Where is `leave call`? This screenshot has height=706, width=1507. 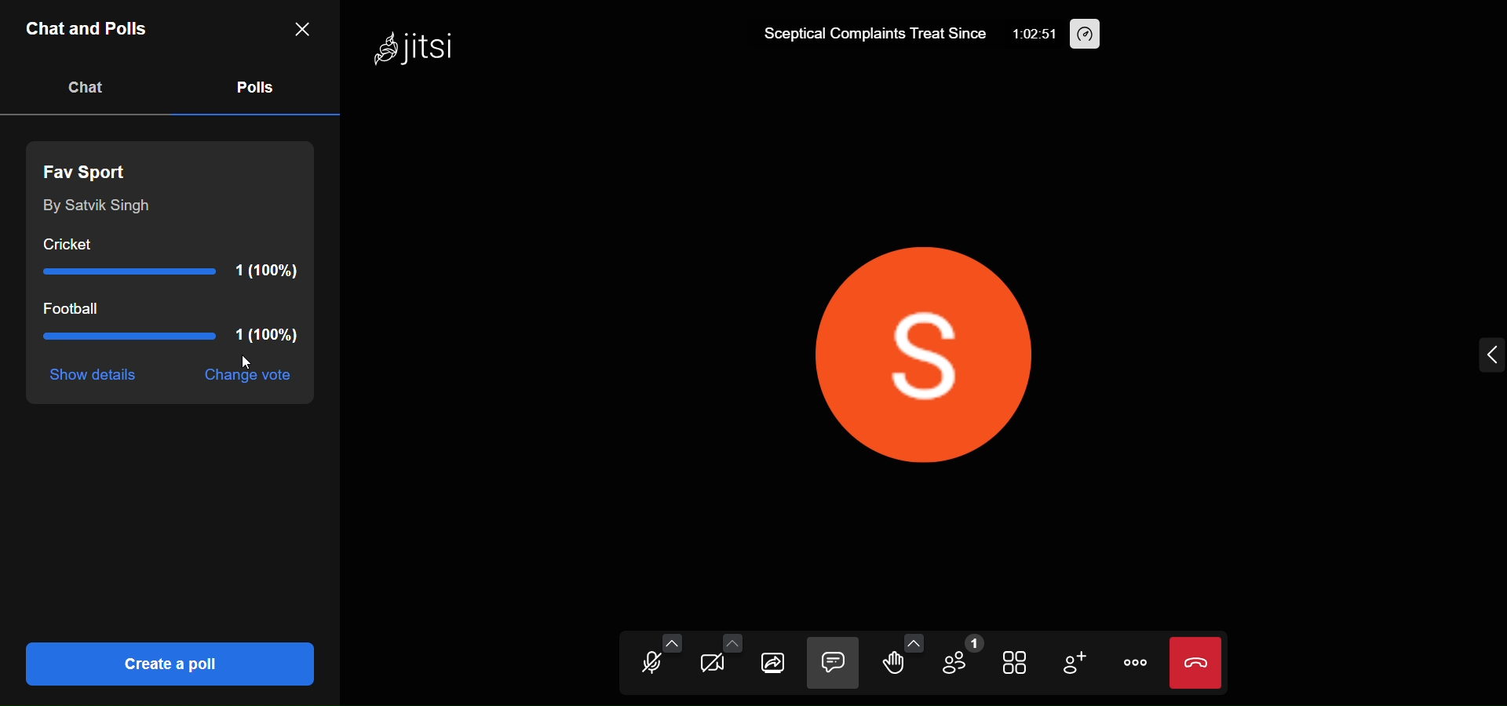 leave call is located at coordinates (1195, 663).